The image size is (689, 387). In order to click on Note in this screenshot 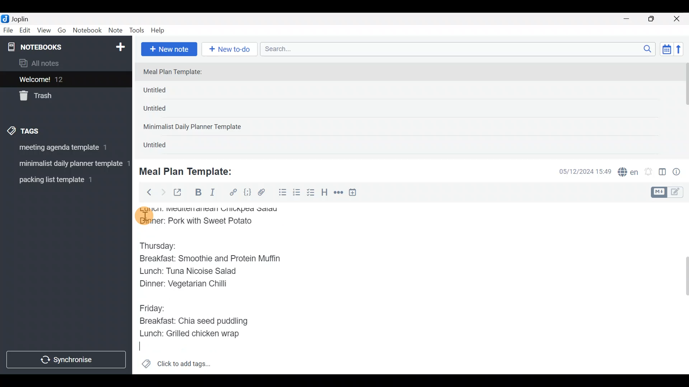, I will do `click(117, 31)`.